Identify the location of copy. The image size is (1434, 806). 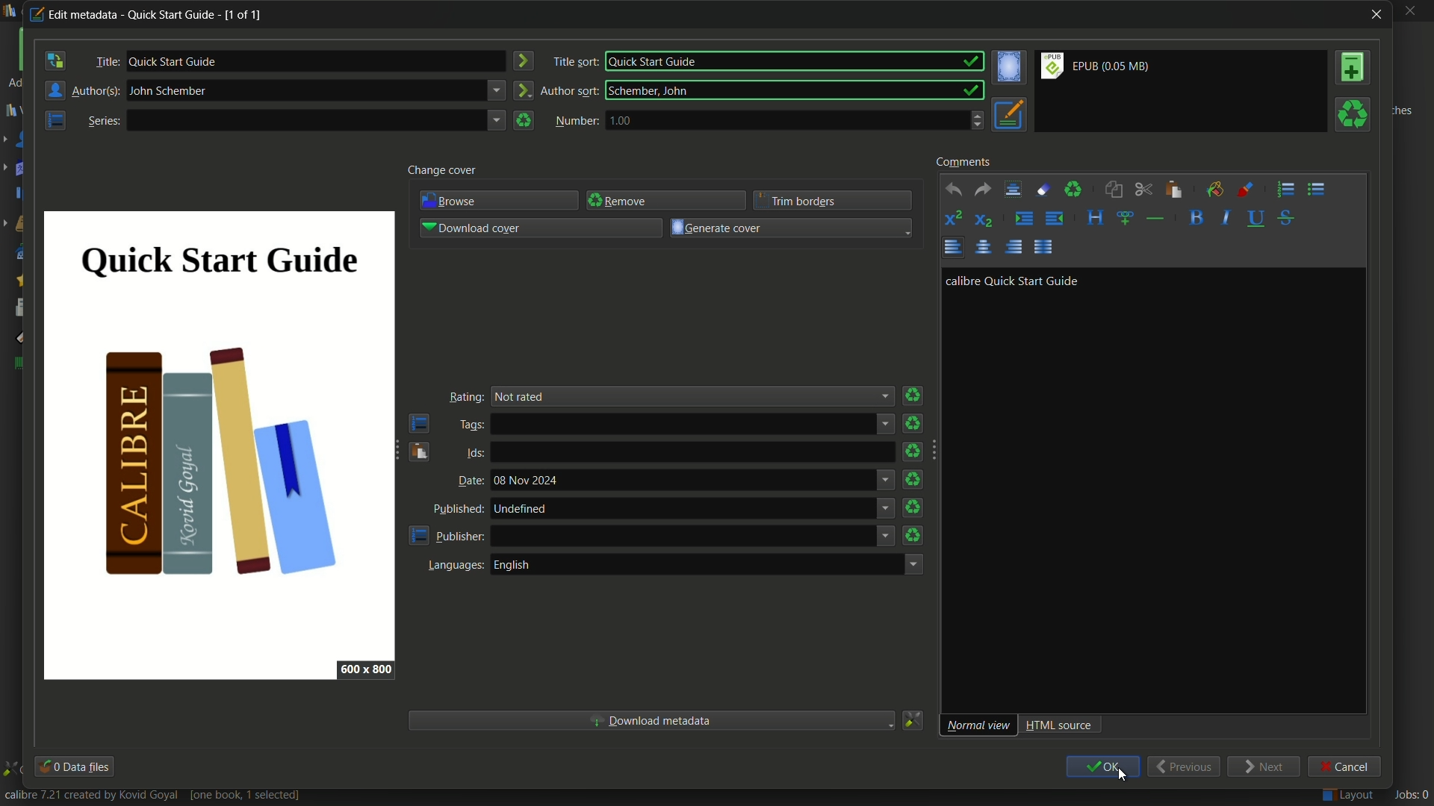
(1114, 190).